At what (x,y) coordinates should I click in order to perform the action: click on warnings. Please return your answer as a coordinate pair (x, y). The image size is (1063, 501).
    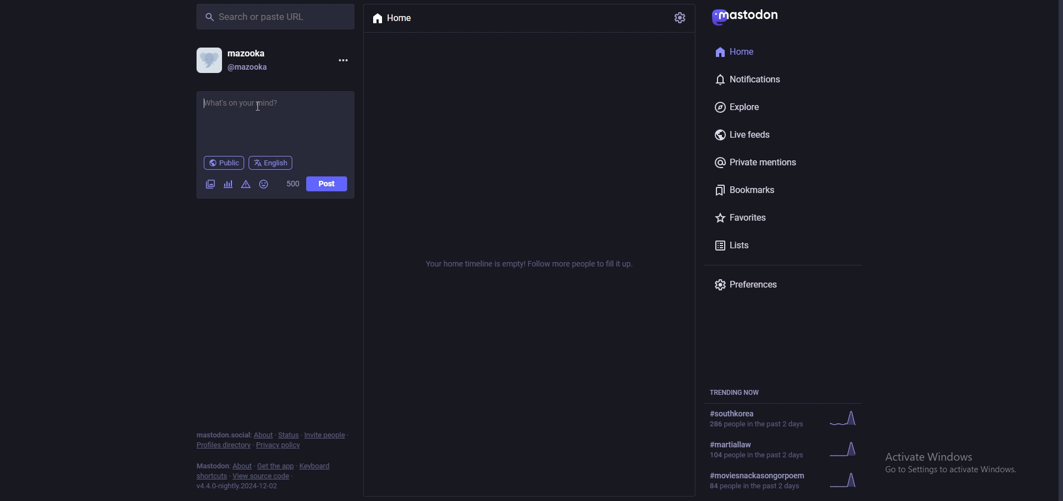
    Looking at the image, I should click on (246, 185).